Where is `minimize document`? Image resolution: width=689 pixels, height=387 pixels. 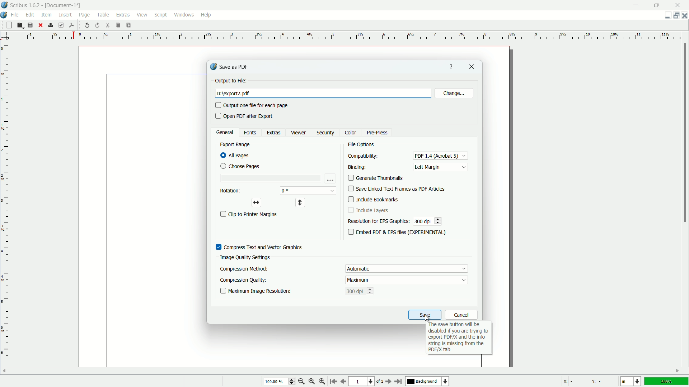
minimize document is located at coordinates (665, 16).